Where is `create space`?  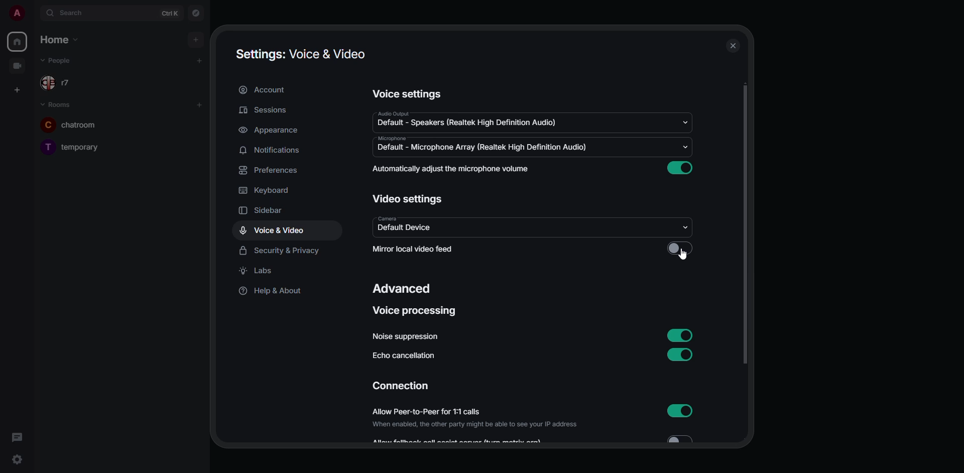
create space is located at coordinates (16, 90).